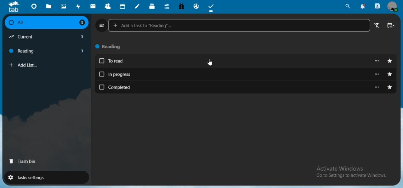 Image resolution: width=403 pixels, height=188 pixels. Describe the element at coordinates (101, 25) in the screenshot. I see `close navigation` at that location.